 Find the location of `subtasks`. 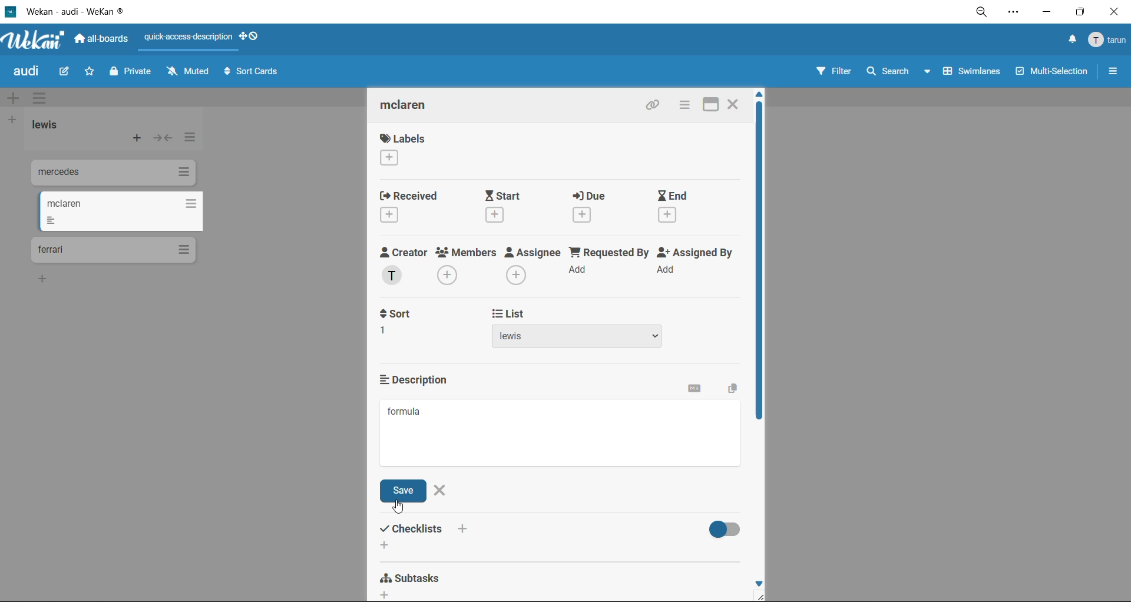

subtasks is located at coordinates (415, 583).